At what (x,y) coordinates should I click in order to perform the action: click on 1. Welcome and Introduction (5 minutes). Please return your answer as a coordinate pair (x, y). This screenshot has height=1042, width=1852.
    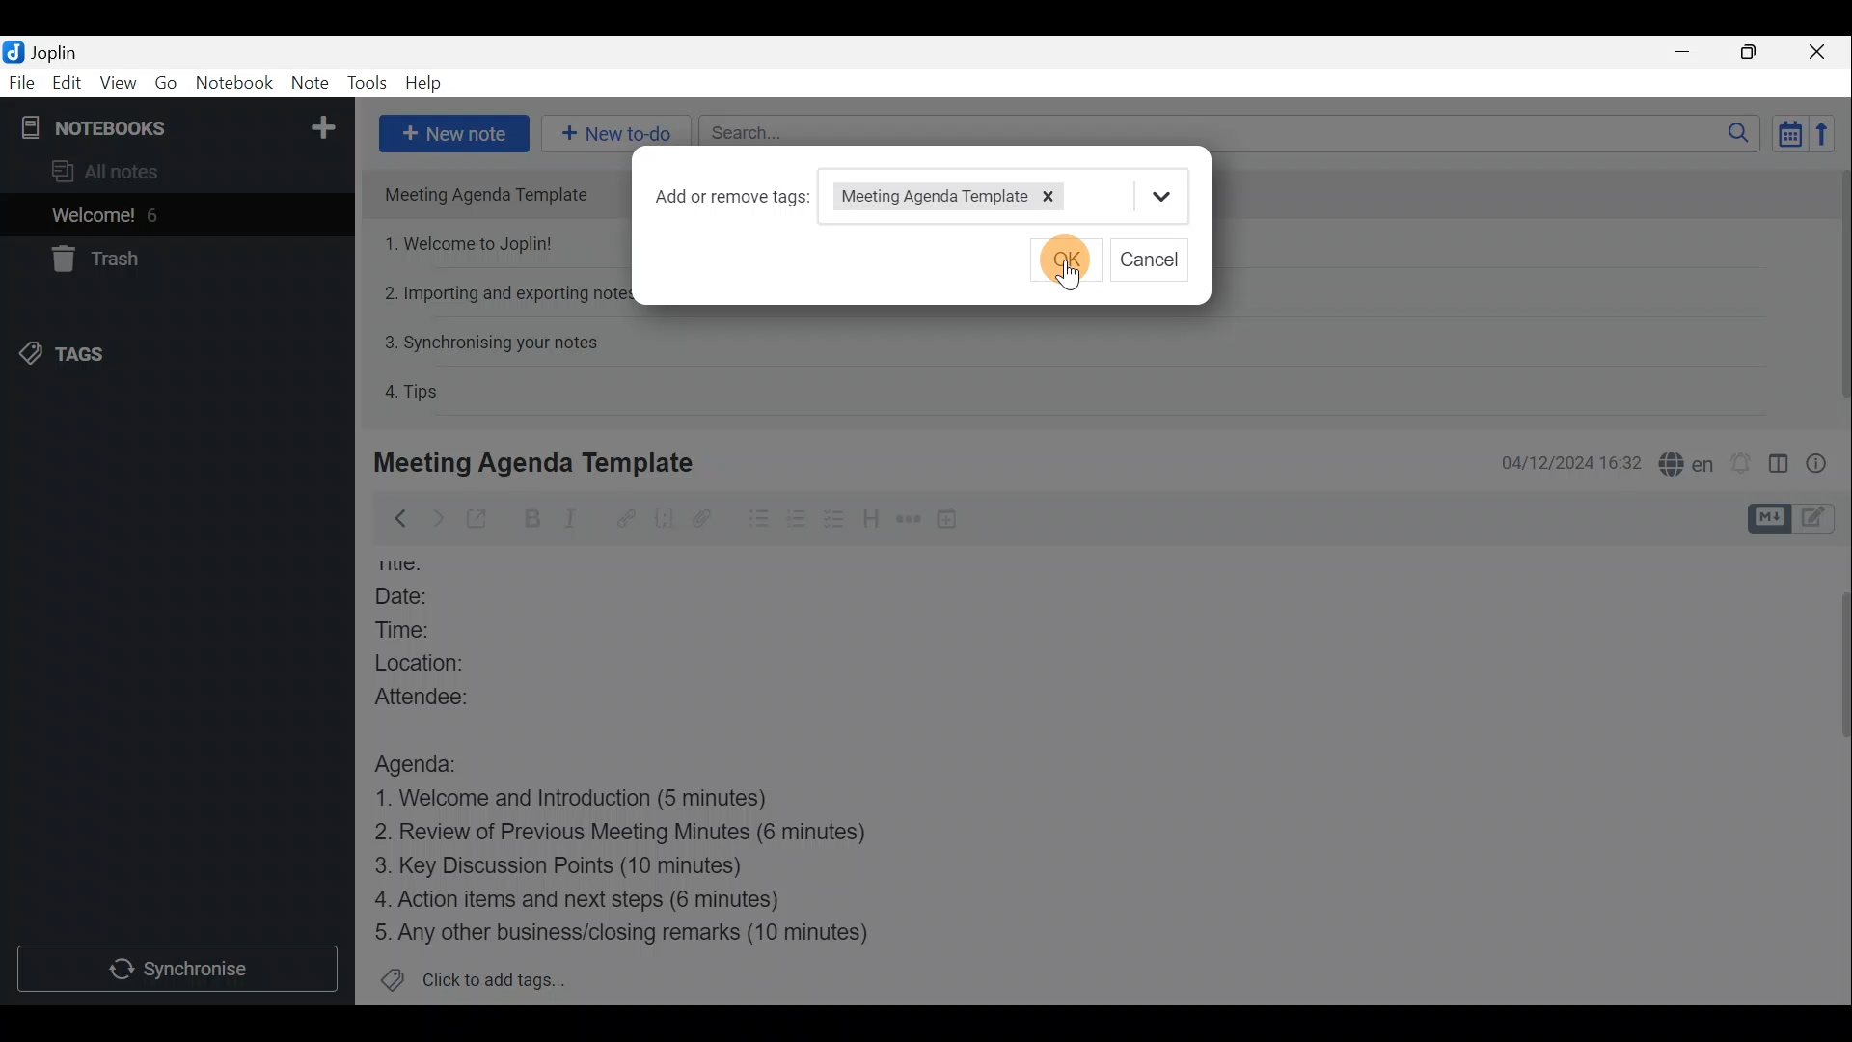
    Looking at the image, I should click on (603, 800).